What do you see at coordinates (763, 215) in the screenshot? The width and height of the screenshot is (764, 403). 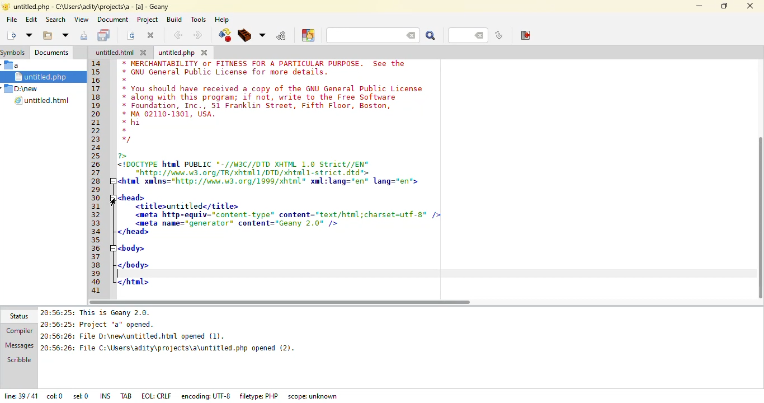 I see `vertical scroll bar` at bounding box center [763, 215].